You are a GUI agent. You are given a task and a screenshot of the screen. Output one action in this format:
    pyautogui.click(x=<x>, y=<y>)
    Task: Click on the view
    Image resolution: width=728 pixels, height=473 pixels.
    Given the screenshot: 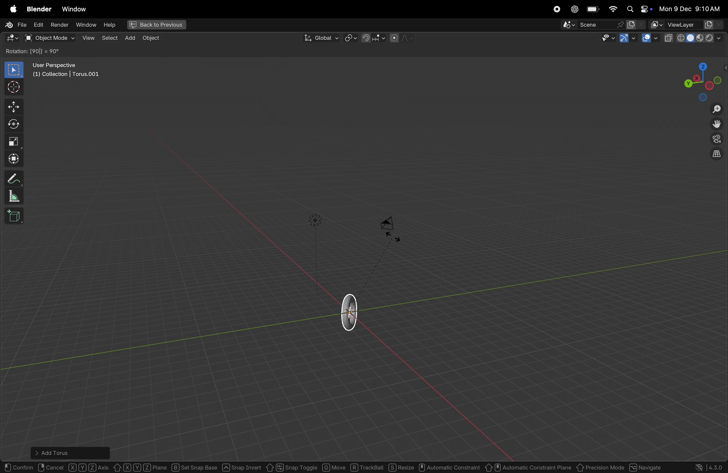 What is the action you would take?
    pyautogui.click(x=88, y=38)
    